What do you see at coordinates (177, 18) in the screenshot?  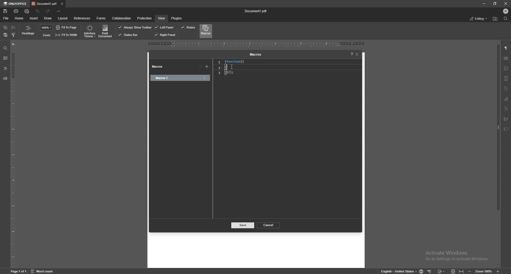 I see `plugins` at bounding box center [177, 18].